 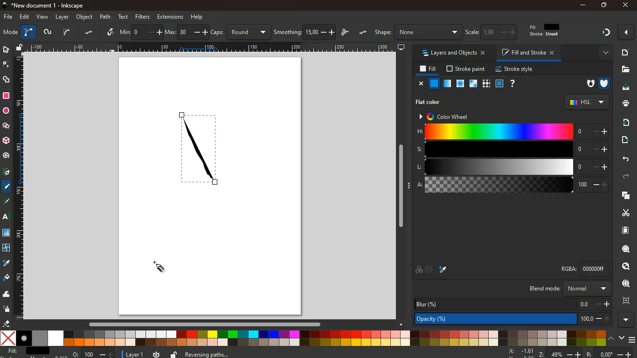 I want to click on fill, so click(x=549, y=30).